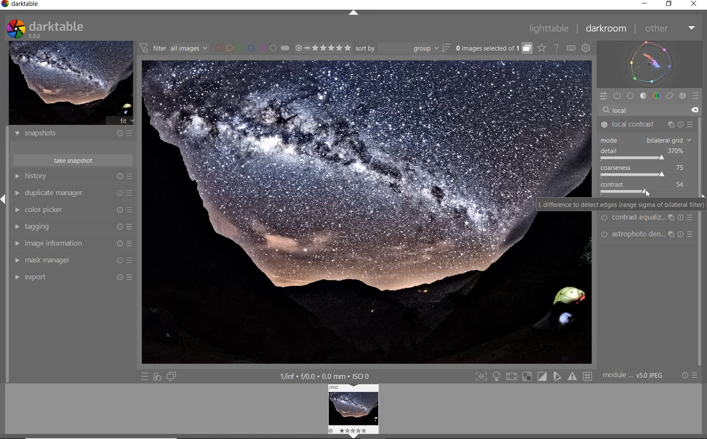 The image size is (707, 439). What do you see at coordinates (682, 96) in the screenshot?
I see `EFFECT` at bounding box center [682, 96].